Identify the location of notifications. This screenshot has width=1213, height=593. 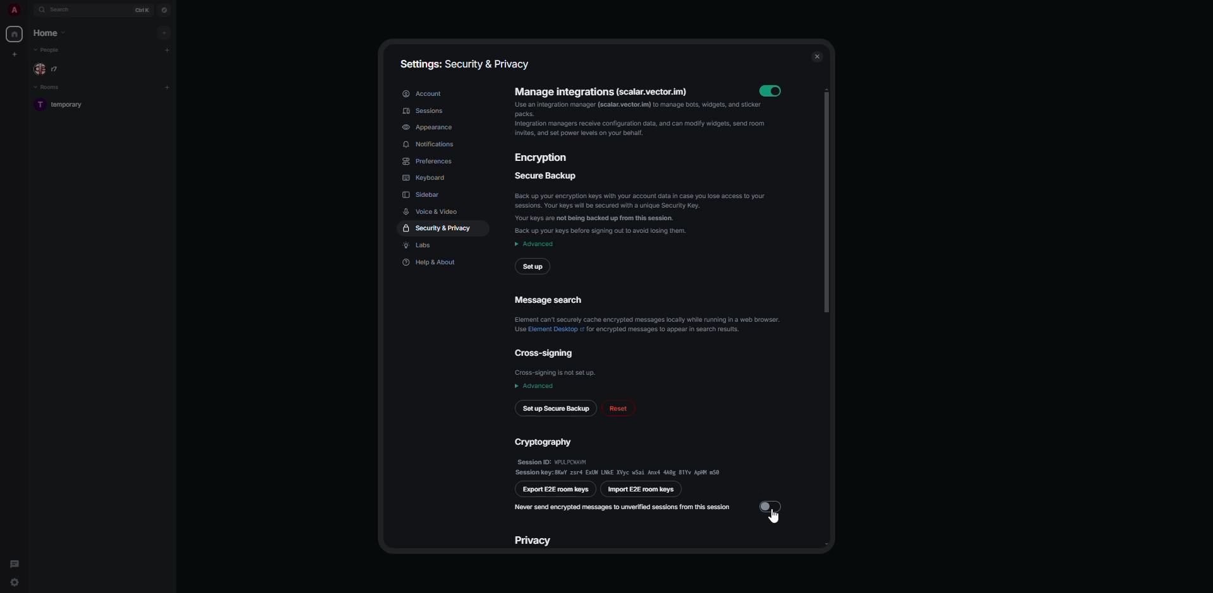
(433, 144).